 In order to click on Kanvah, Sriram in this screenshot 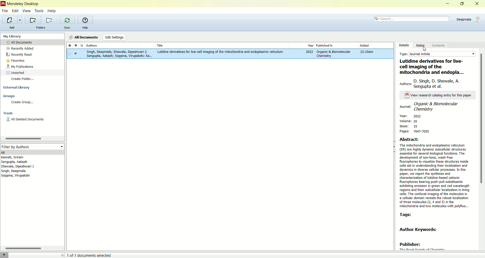, I will do `click(27, 157)`.